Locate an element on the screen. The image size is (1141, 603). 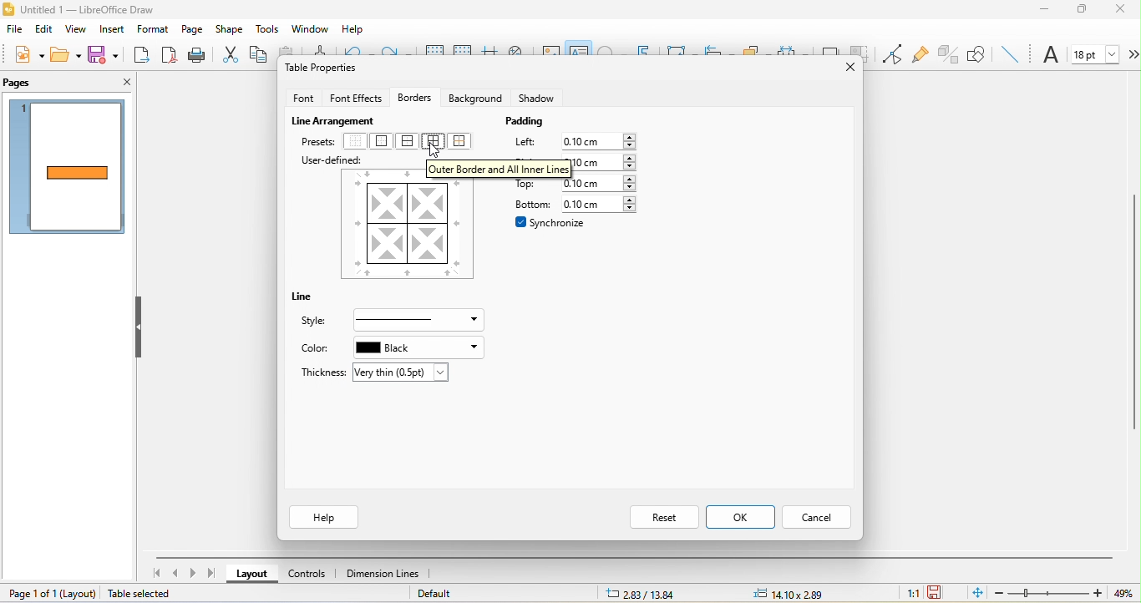
font effects is located at coordinates (356, 95).